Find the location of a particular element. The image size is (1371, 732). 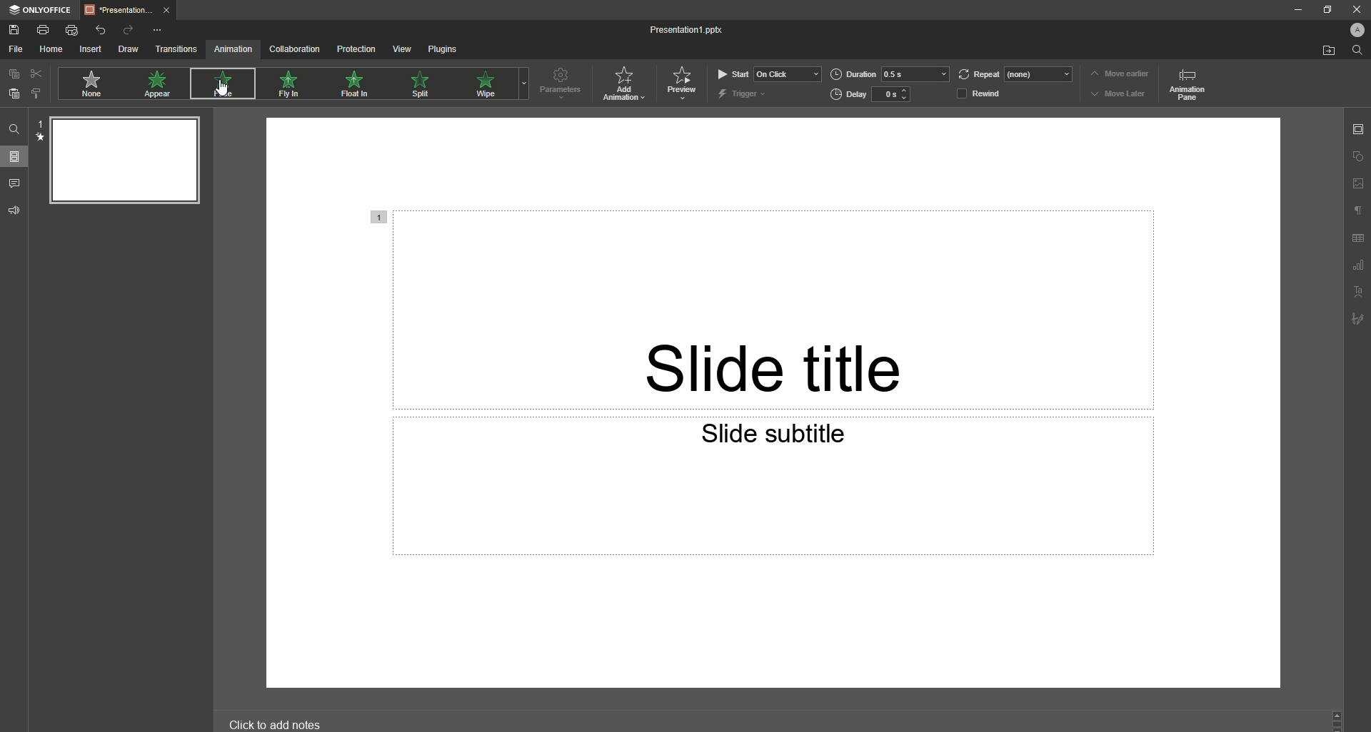

Slide Subtitle is located at coordinates (779, 437).